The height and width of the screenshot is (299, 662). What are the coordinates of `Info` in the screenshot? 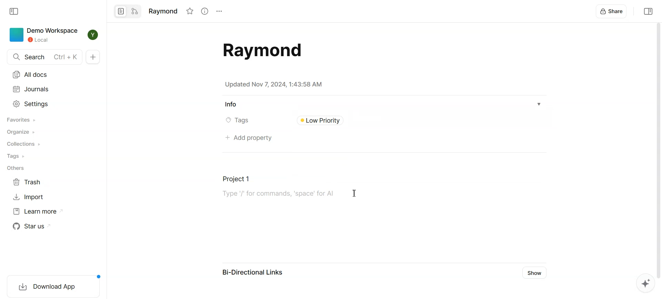 It's located at (231, 105).